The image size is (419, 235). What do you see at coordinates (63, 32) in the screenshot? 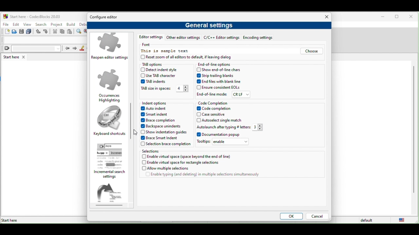
I see `copy` at bounding box center [63, 32].